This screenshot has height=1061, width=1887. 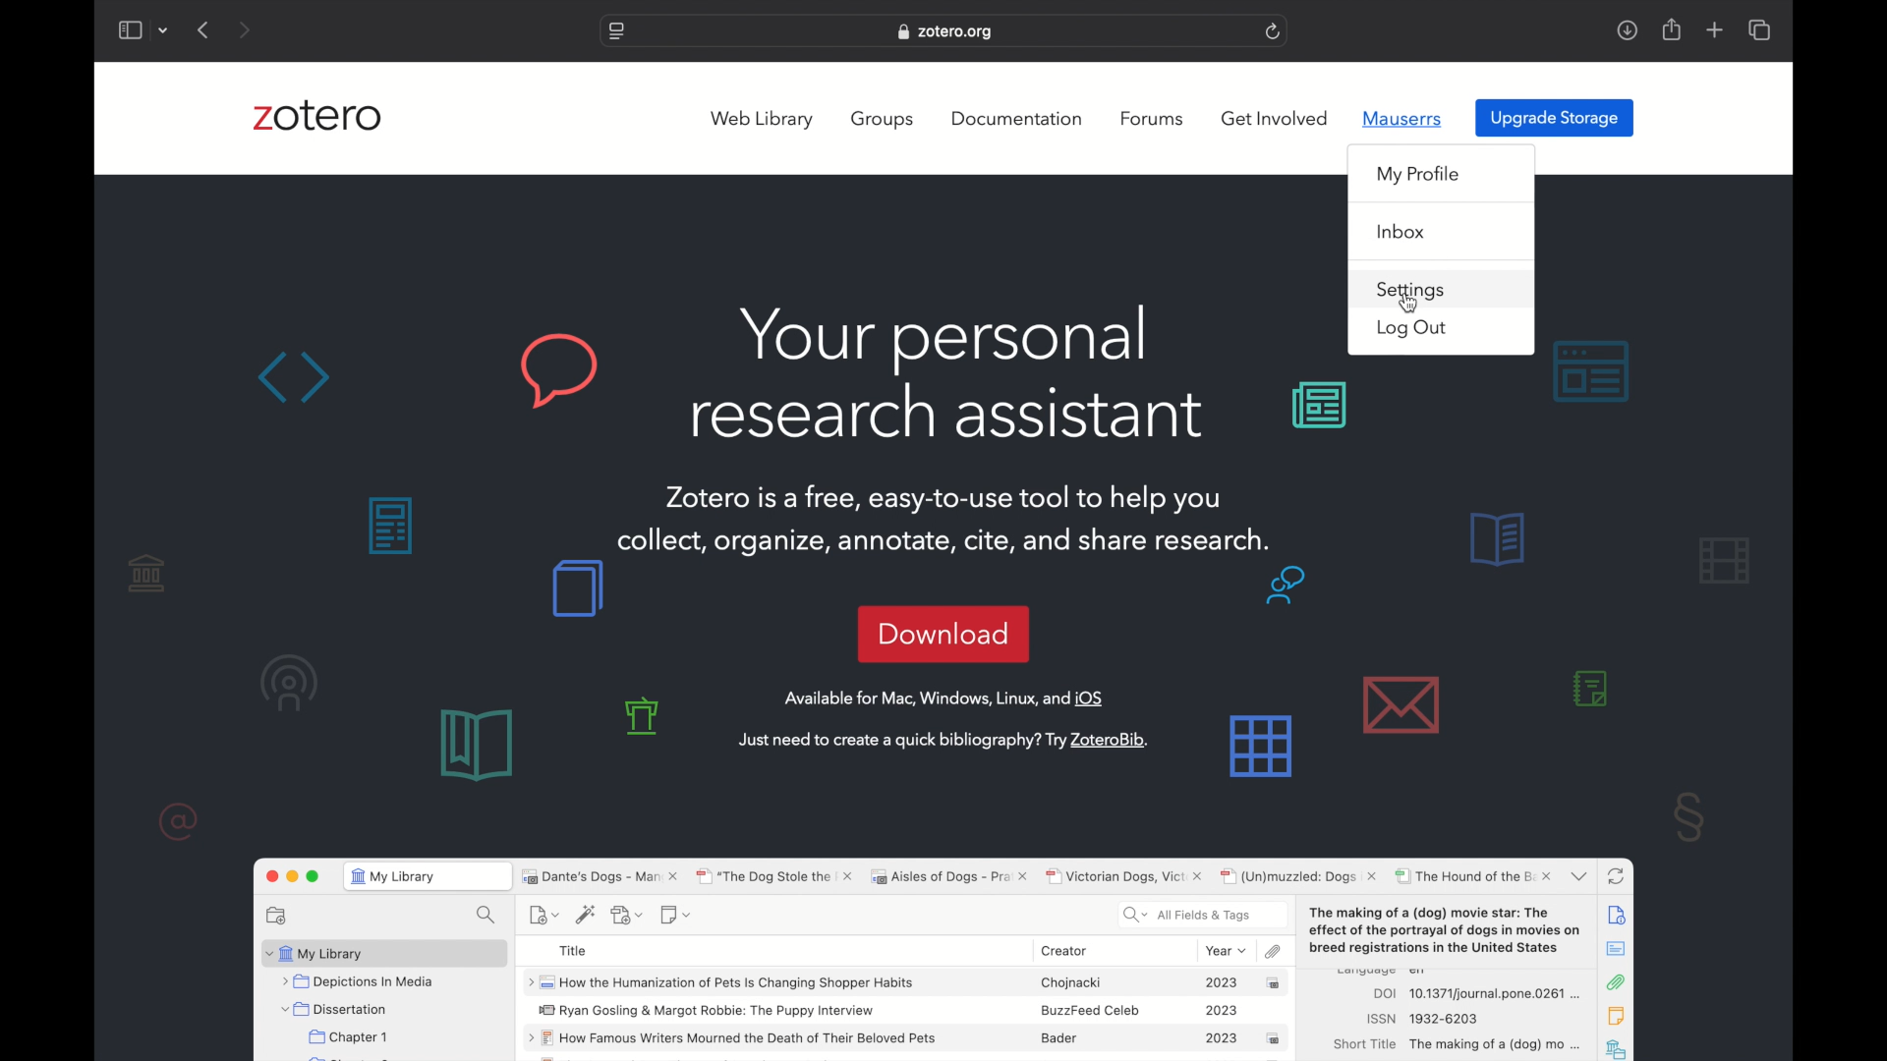 What do you see at coordinates (1419, 177) in the screenshot?
I see `my profile` at bounding box center [1419, 177].